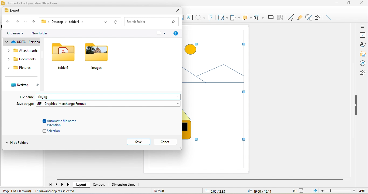 The image size is (368, 194). What do you see at coordinates (65, 56) in the screenshot?
I see `folder` at bounding box center [65, 56].